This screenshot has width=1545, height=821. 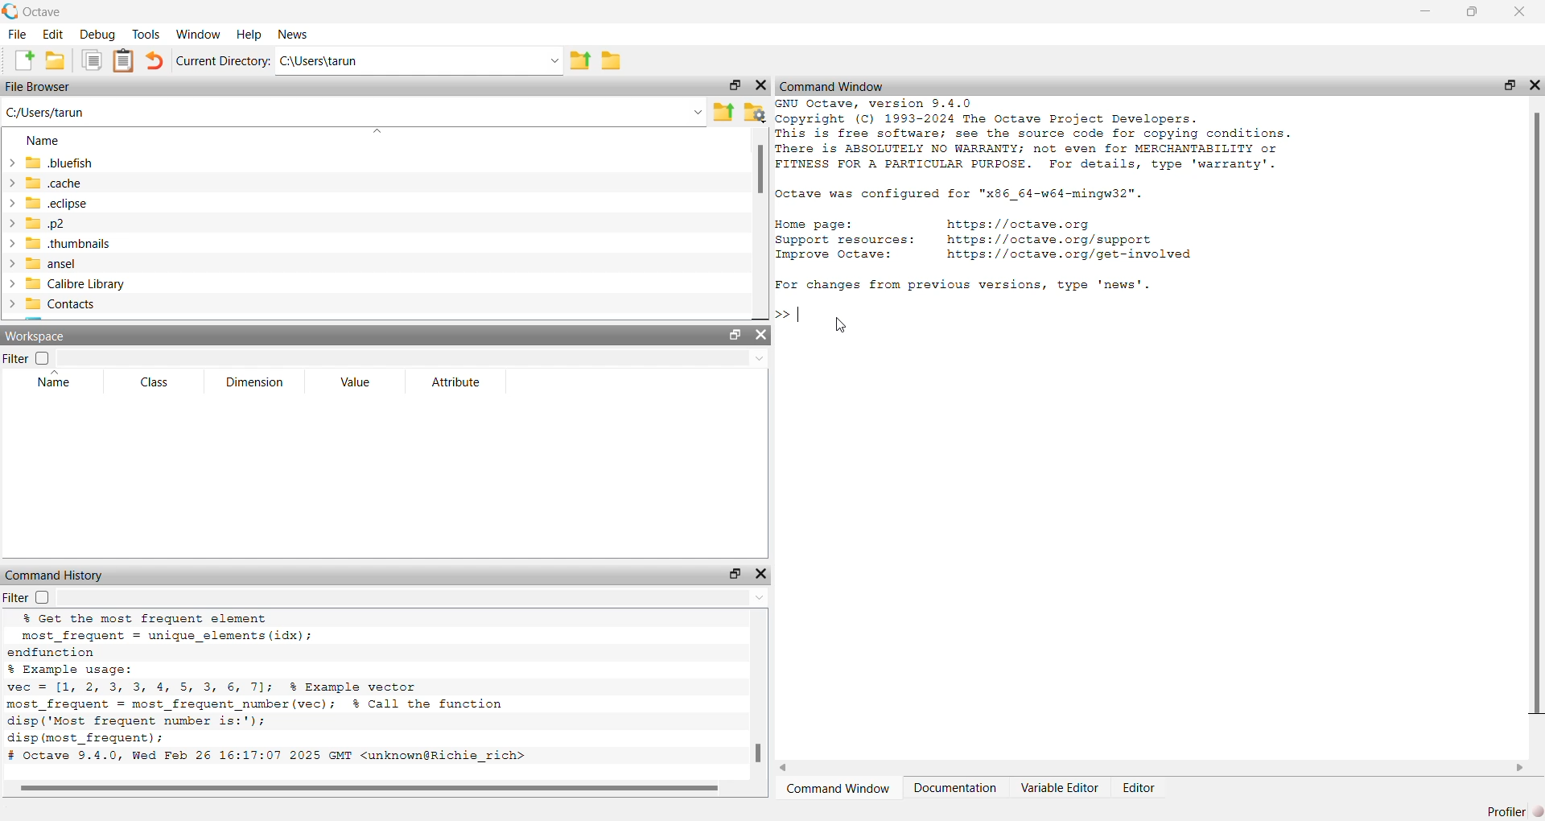 I want to click on Name, so click(x=45, y=140).